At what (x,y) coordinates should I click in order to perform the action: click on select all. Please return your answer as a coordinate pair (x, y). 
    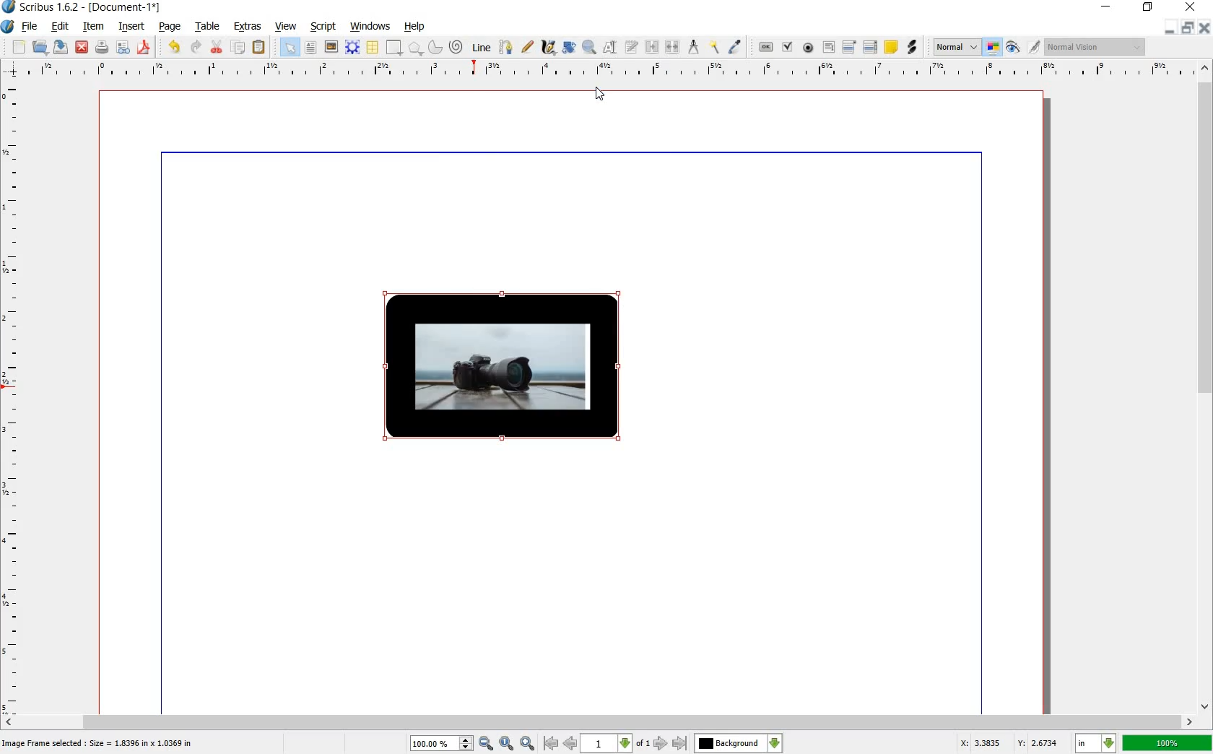
    Looking at the image, I should click on (289, 48).